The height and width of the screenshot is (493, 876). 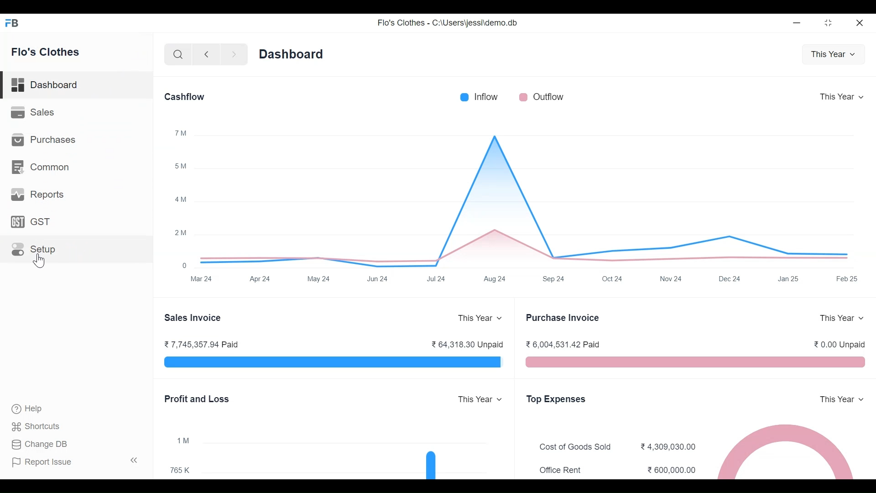 What do you see at coordinates (564, 317) in the screenshot?
I see `Purchase Invoice` at bounding box center [564, 317].